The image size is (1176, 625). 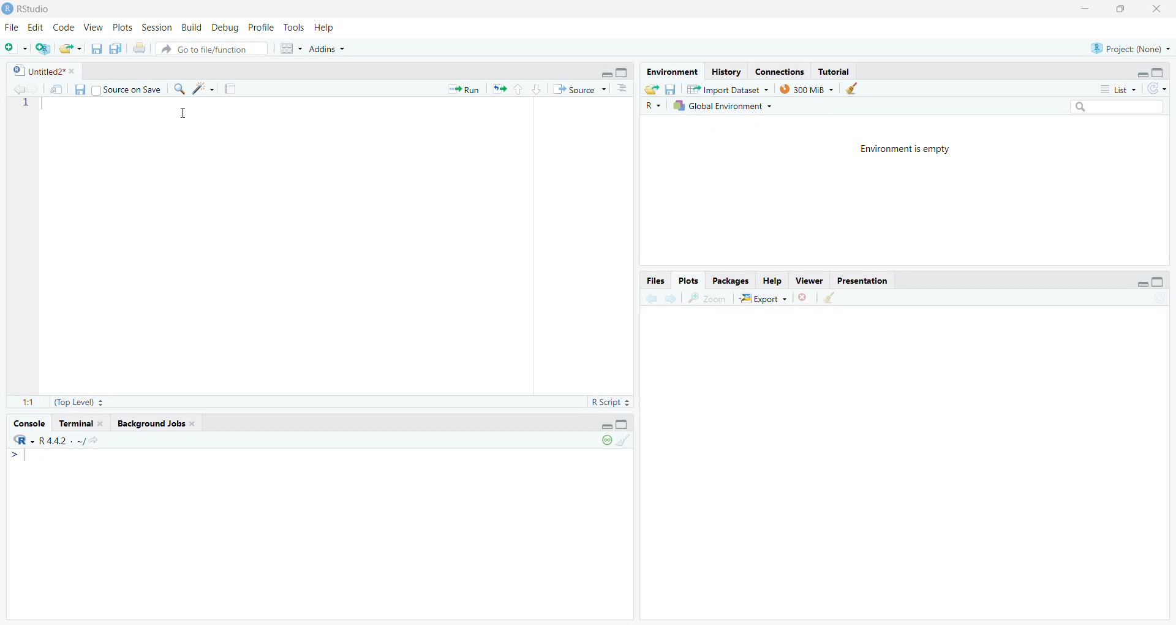 I want to click on Debug, so click(x=225, y=29).